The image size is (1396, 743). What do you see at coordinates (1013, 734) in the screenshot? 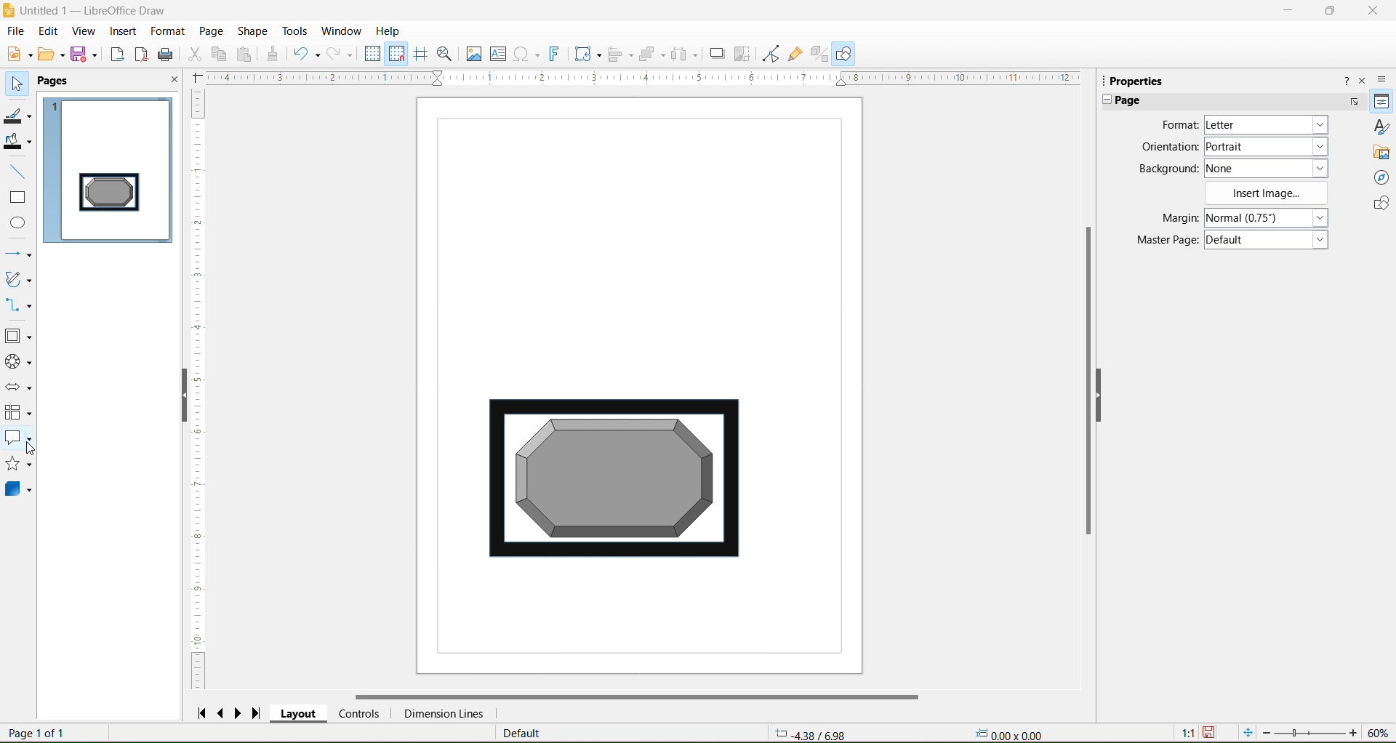
I see `0.00x0.00` at bounding box center [1013, 734].